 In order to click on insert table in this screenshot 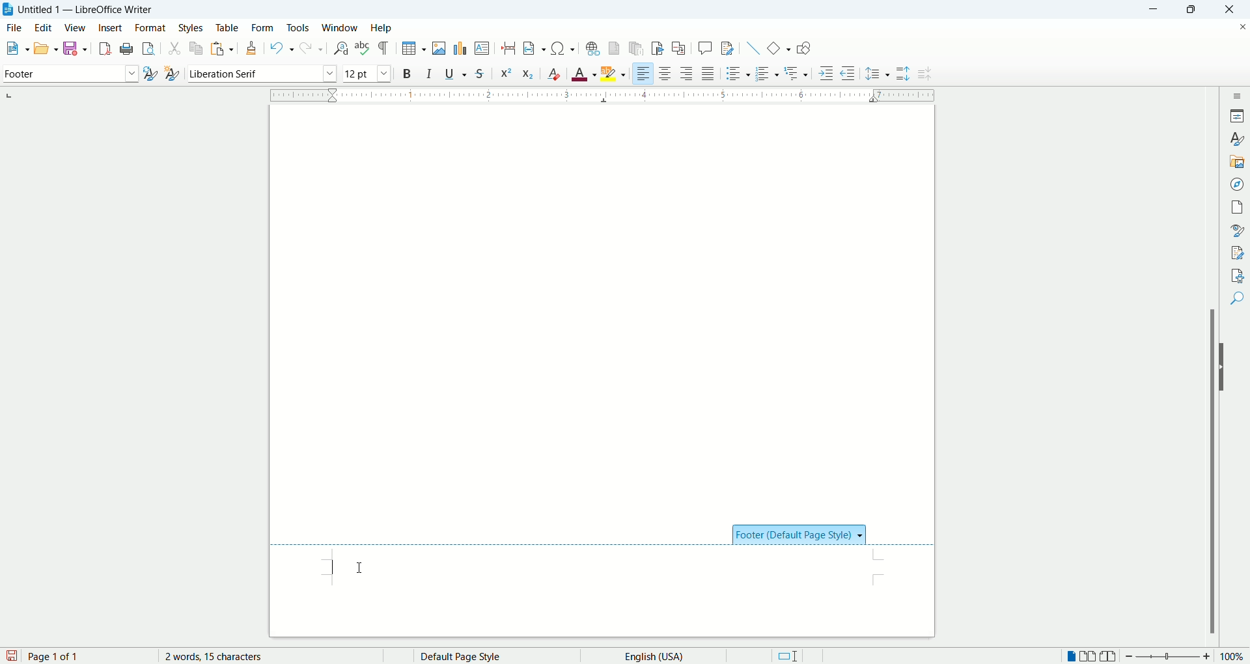, I will do `click(414, 49)`.